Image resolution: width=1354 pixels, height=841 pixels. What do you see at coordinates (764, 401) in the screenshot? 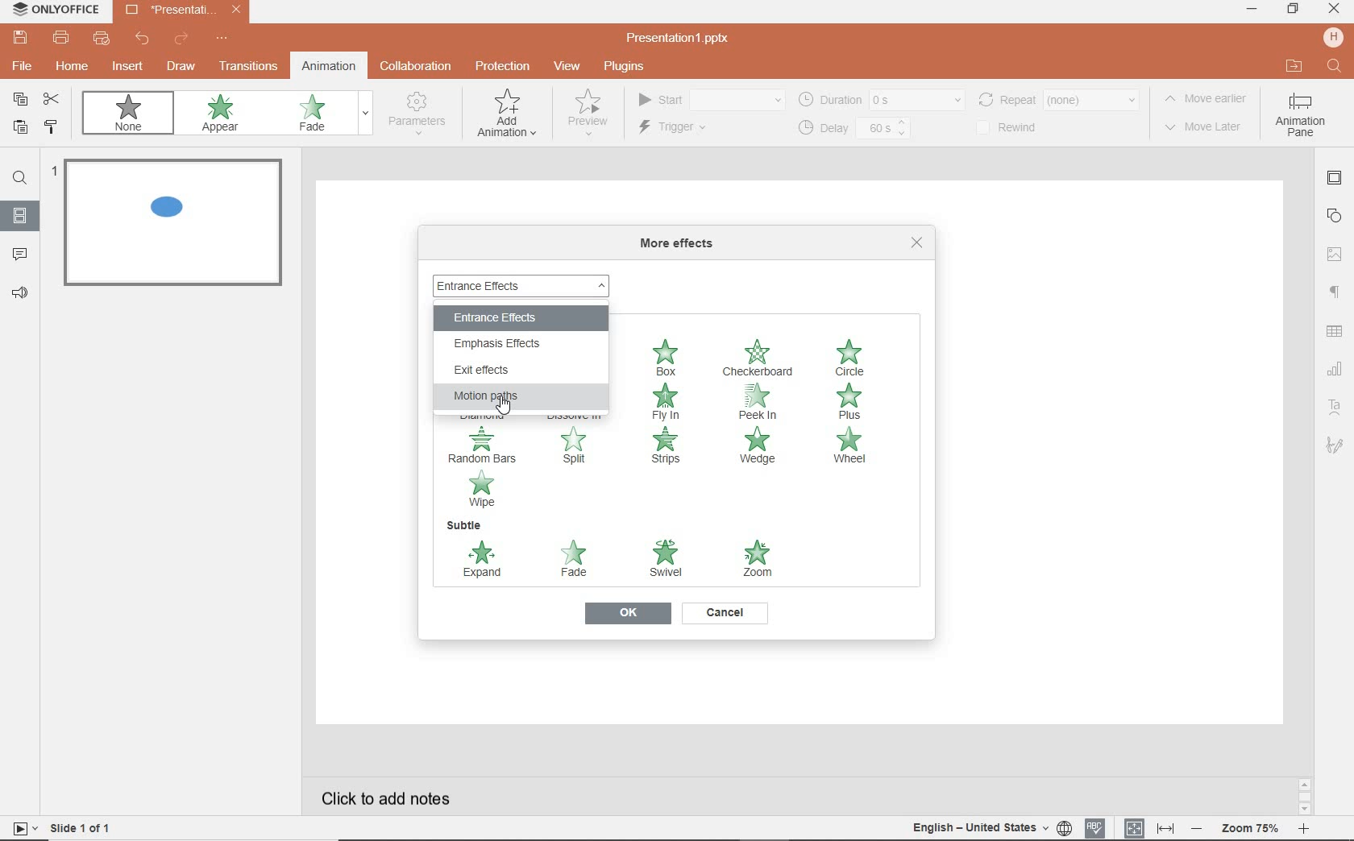
I see `PEEK IN` at bounding box center [764, 401].